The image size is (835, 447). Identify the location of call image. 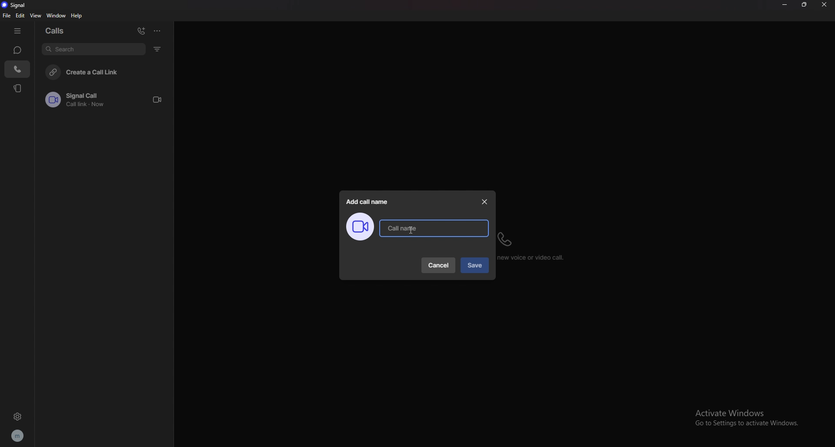
(360, 227).